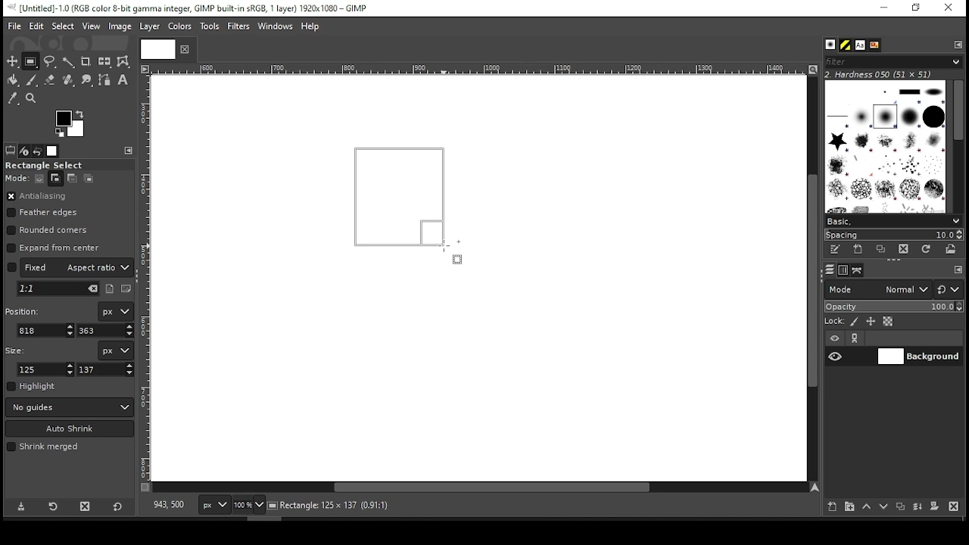  What do you see at coordinates (895, 220) in the screenshot?
I see `select brush preset` at bounding box center [895, 220].